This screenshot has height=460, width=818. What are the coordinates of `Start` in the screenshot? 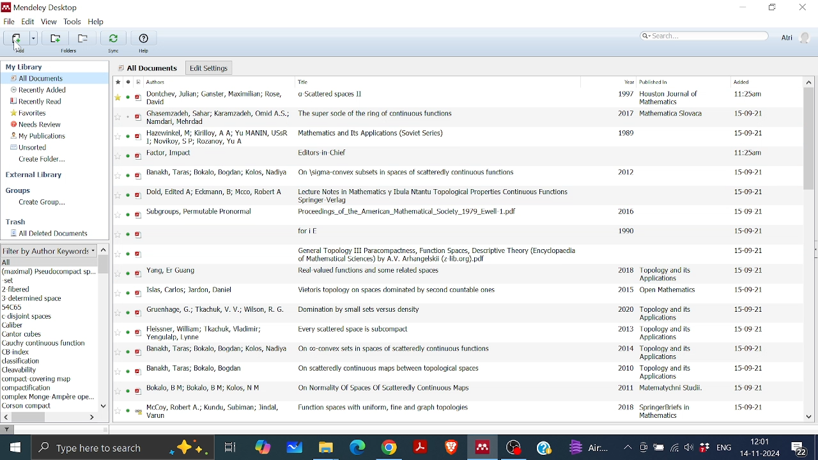 It's located at (14, 447).